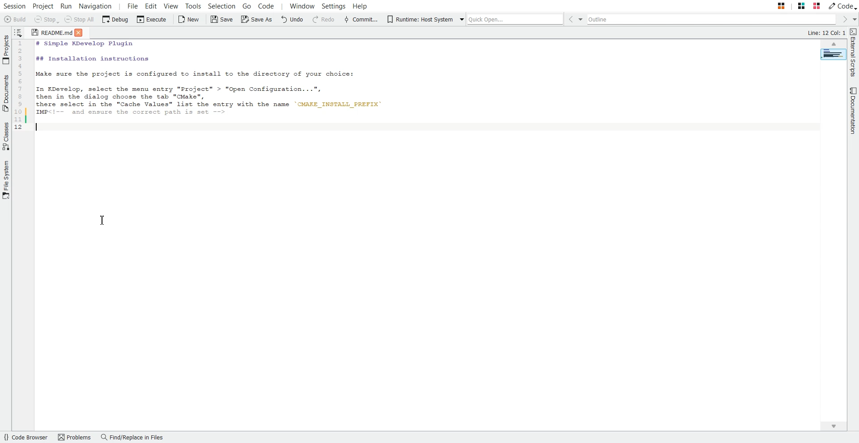 This screenshot has width=859, height=443. What do you see at coordinates (83, 44) in the screenshot?
I see `# Simple KDevelop Plugin` at bounding box center [83, 44].